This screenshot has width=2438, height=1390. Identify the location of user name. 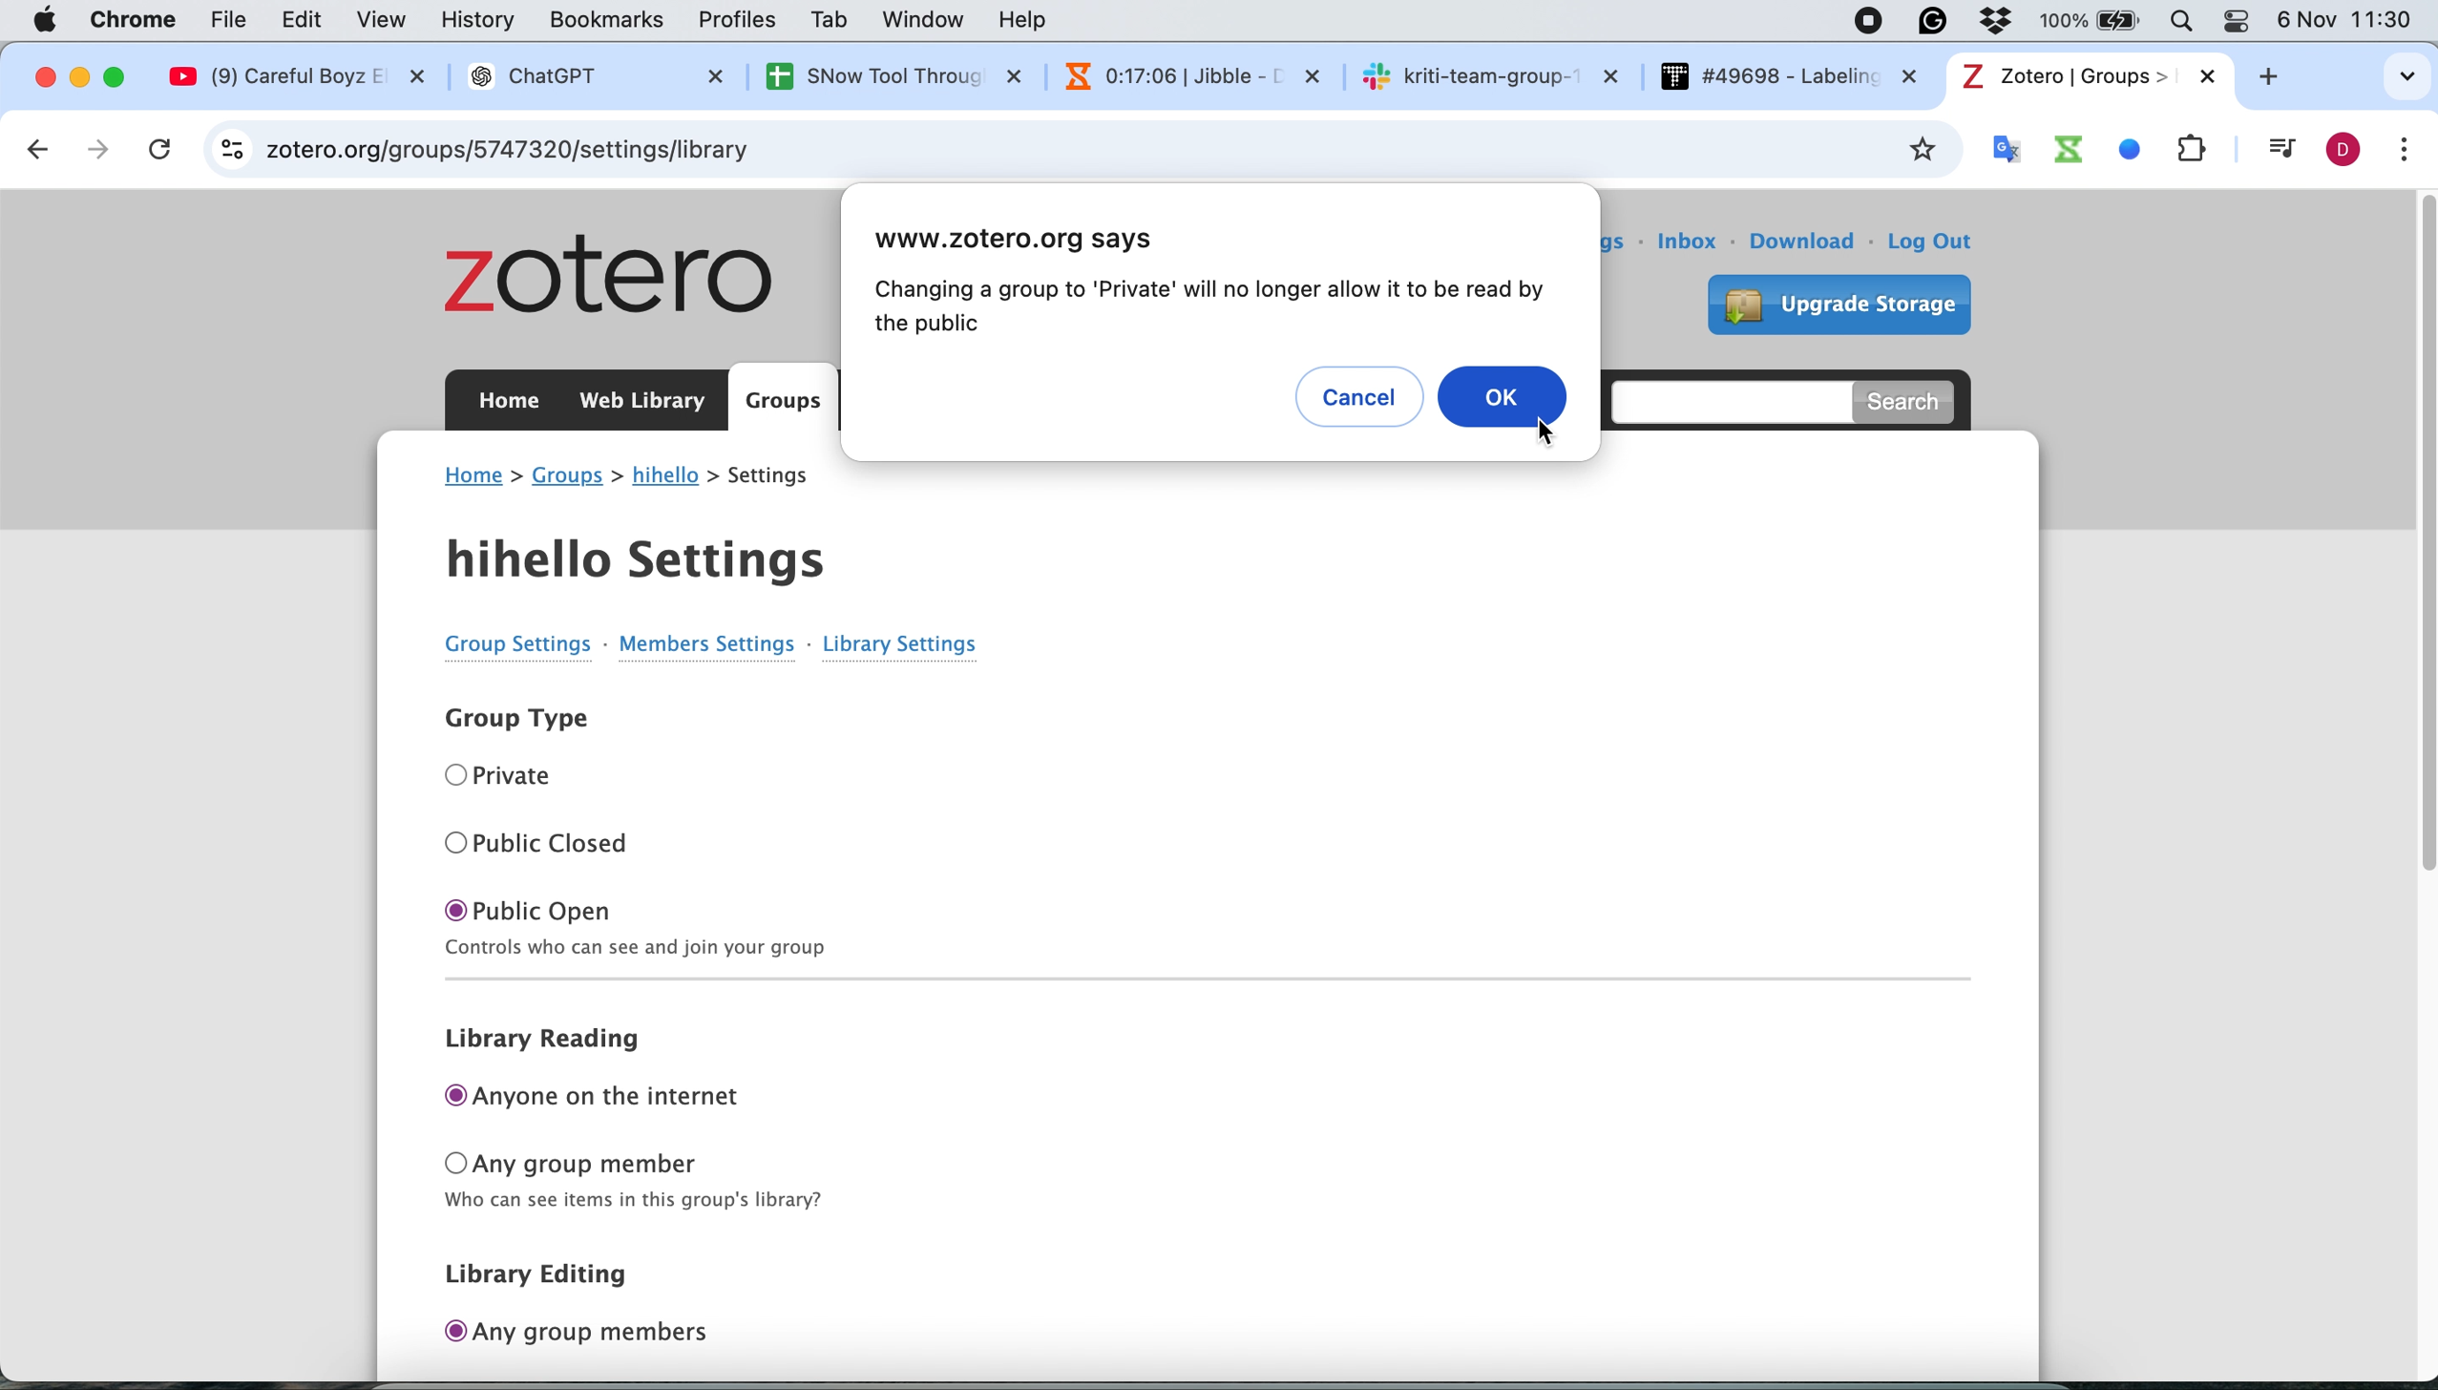
(1461, 246).